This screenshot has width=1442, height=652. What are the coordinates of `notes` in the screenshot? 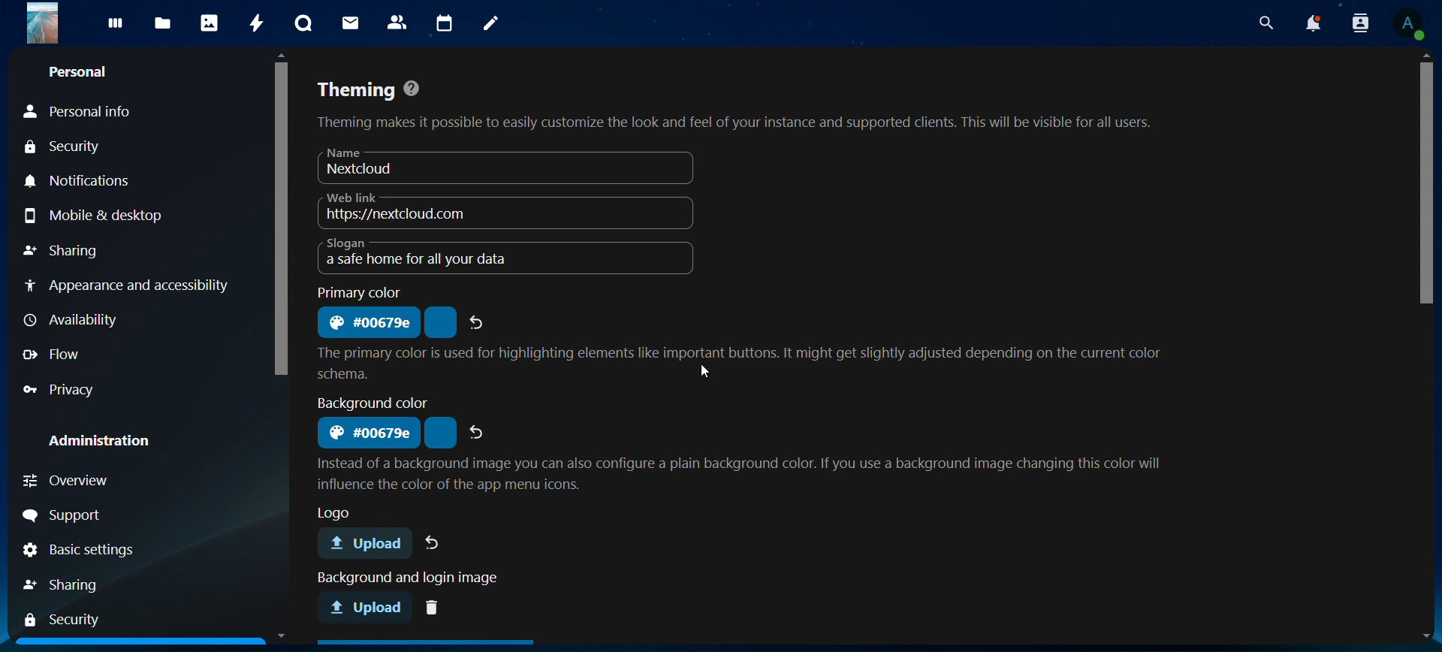 It's located at (494, 24).